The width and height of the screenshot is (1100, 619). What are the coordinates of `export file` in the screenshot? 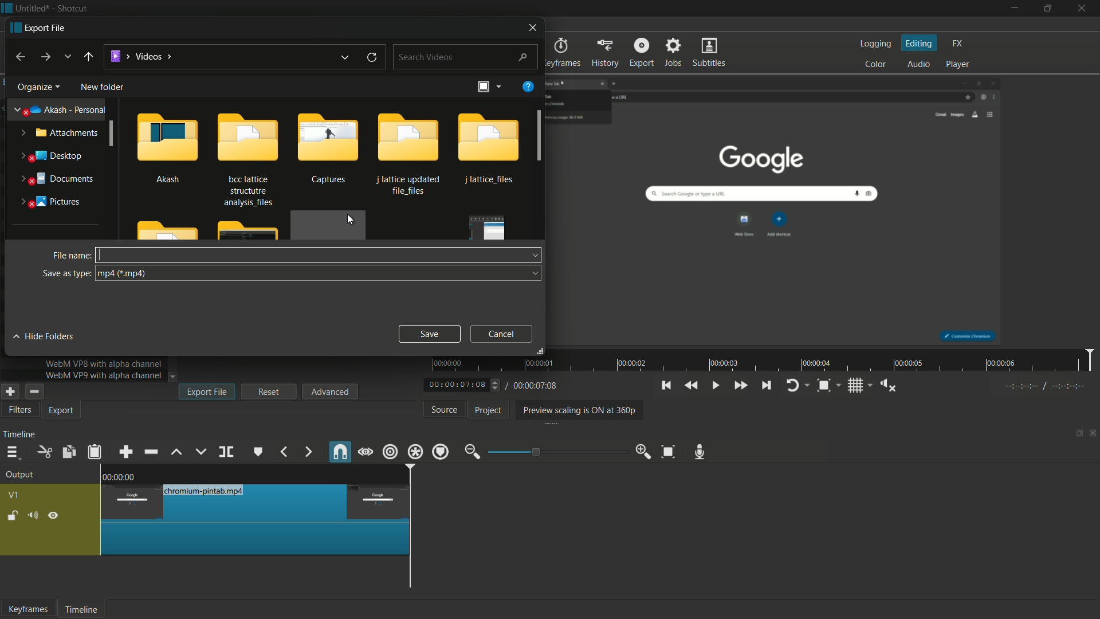 It's located at (208, 391).